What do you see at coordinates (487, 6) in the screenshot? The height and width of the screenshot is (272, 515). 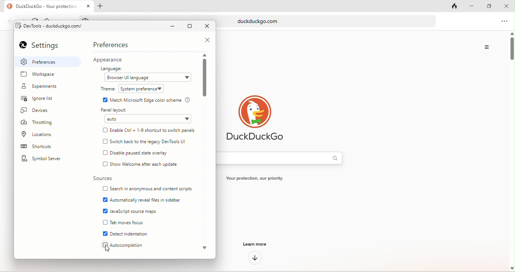 I see `maximize` at bounding box center [487, 6].